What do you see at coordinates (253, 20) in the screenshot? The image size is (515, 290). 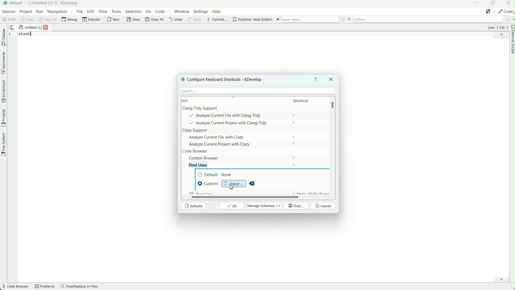 I see `runtime host system` at bounding box center [253, 20].